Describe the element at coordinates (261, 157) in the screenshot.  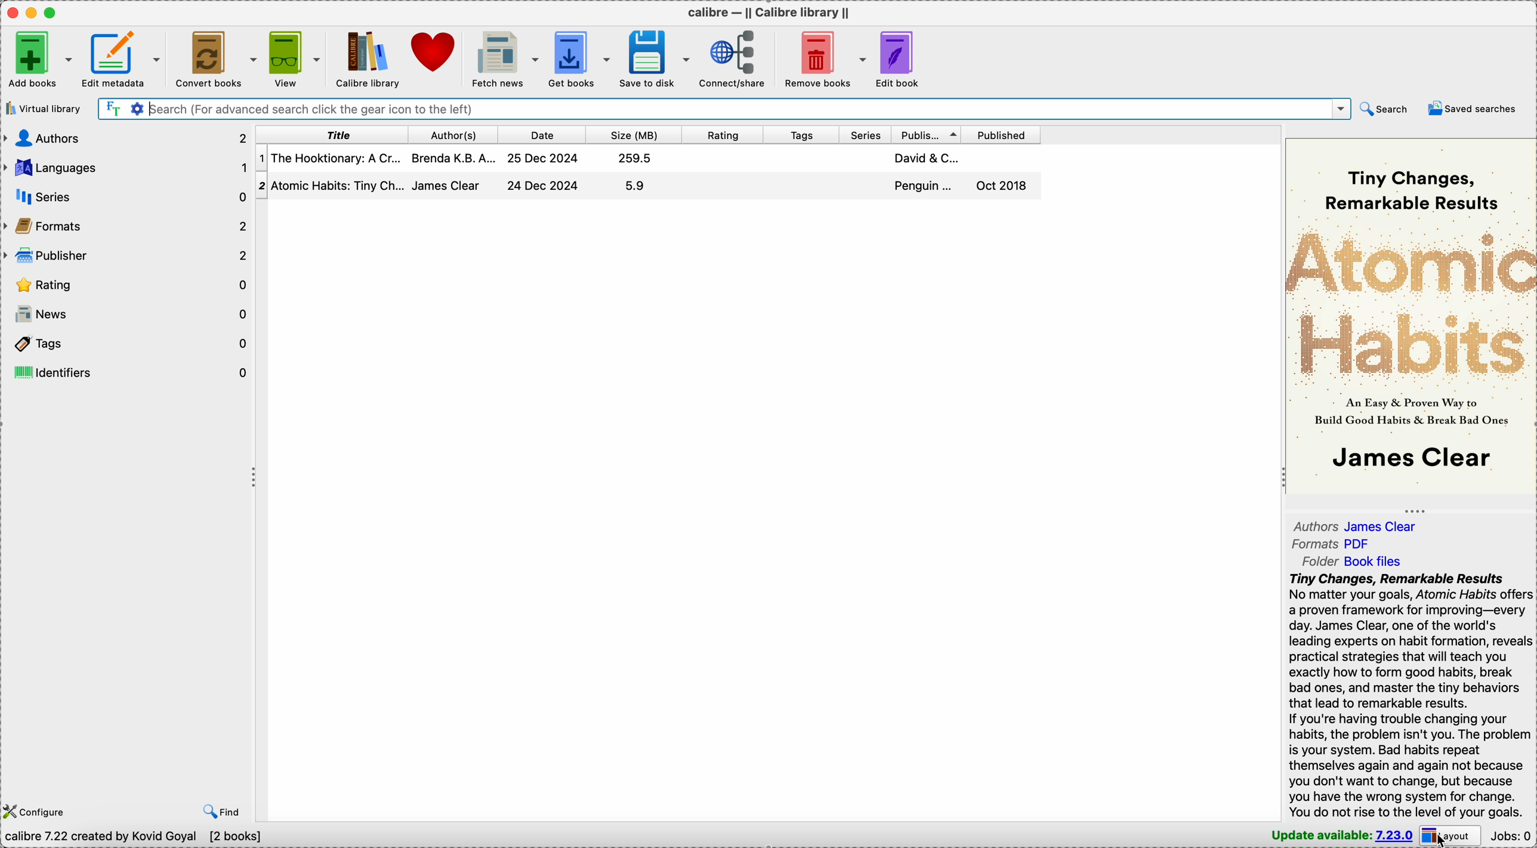
I see `1` at that location.